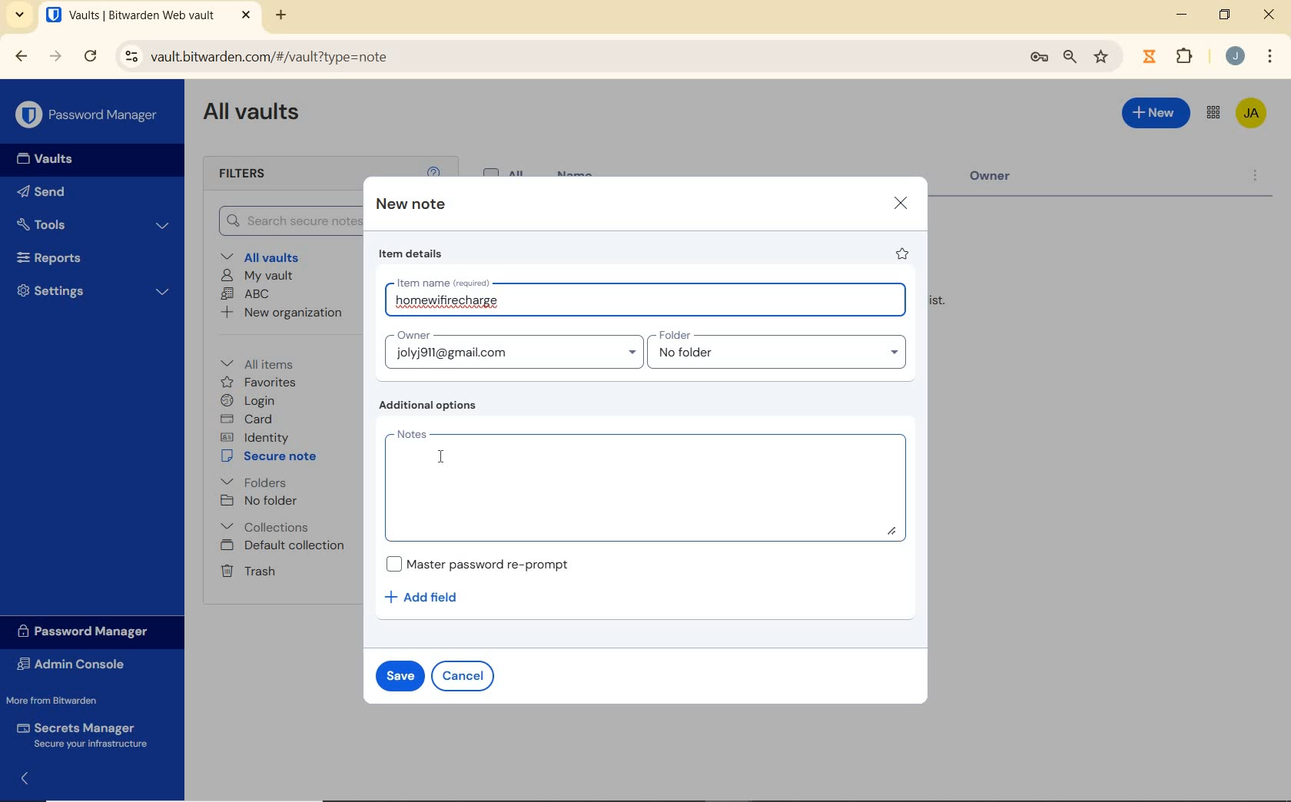  What do you see at coordinates (268, 362) in the screenshot?
I see `All items` at bounding box center [268, 362].